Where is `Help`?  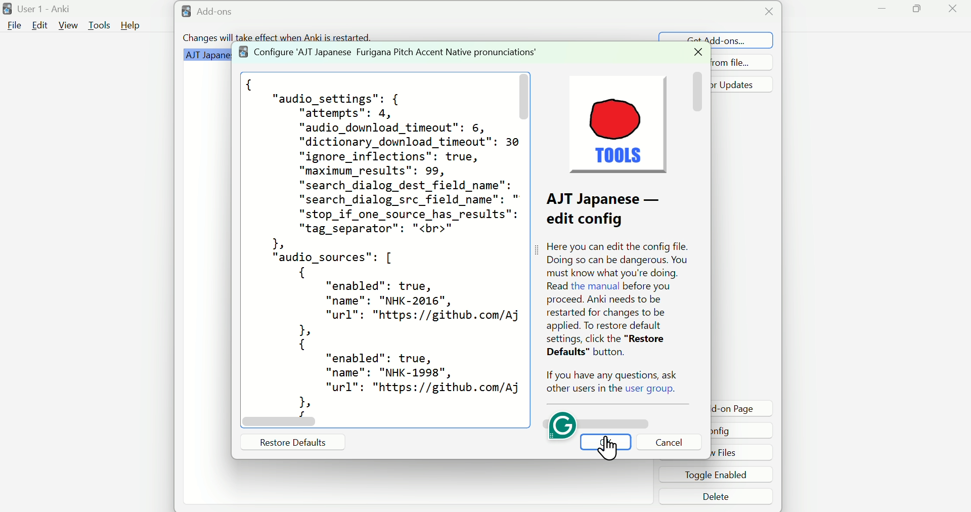
Help is located at coordinates (133, 26).